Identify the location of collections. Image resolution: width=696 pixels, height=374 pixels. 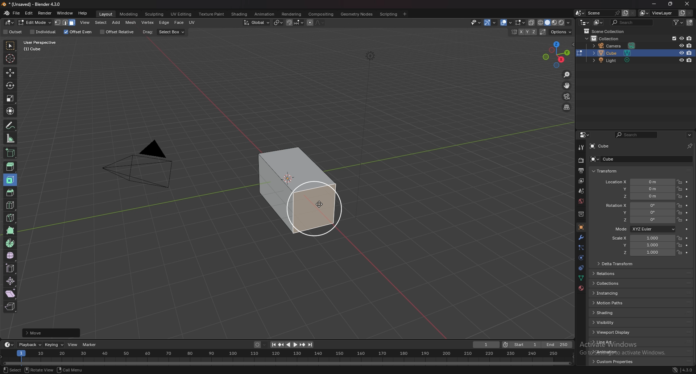
(611, 283).